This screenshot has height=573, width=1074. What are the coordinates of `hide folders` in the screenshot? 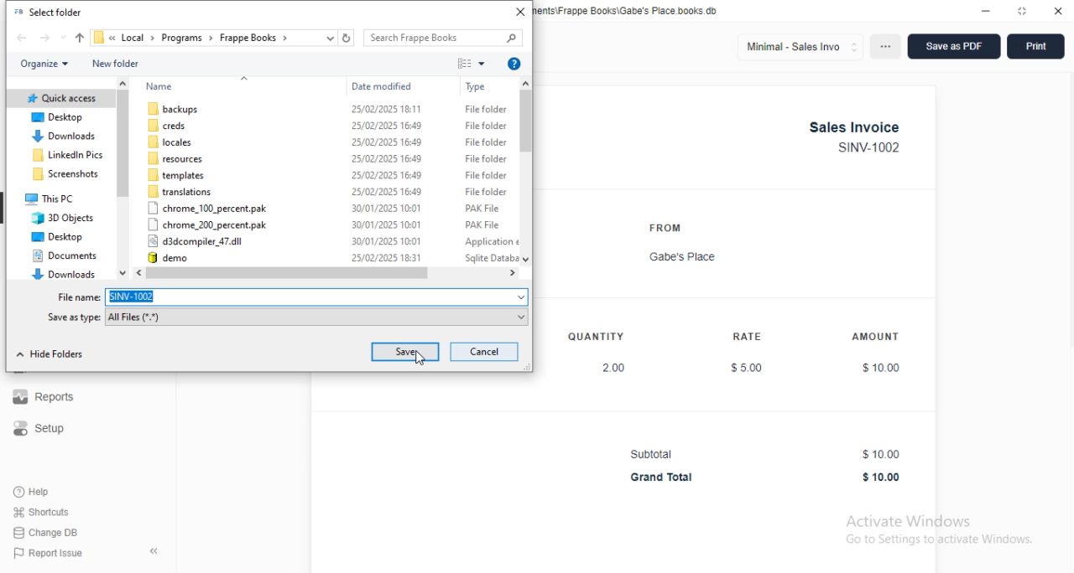 It's located at (50, 354).